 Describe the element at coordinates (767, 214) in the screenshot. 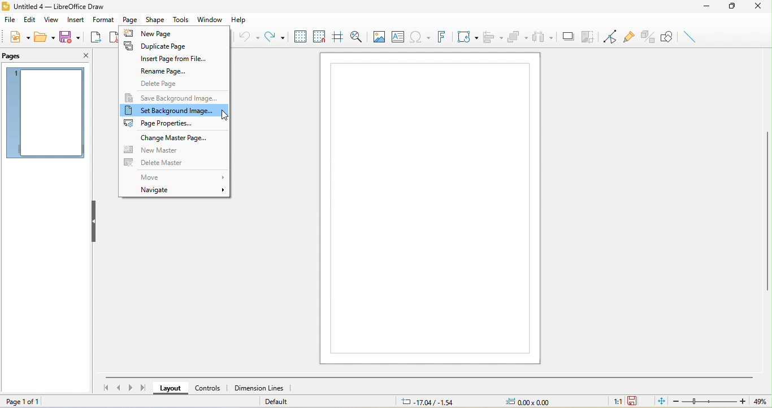

I see `vertical scroll bar` at that location.